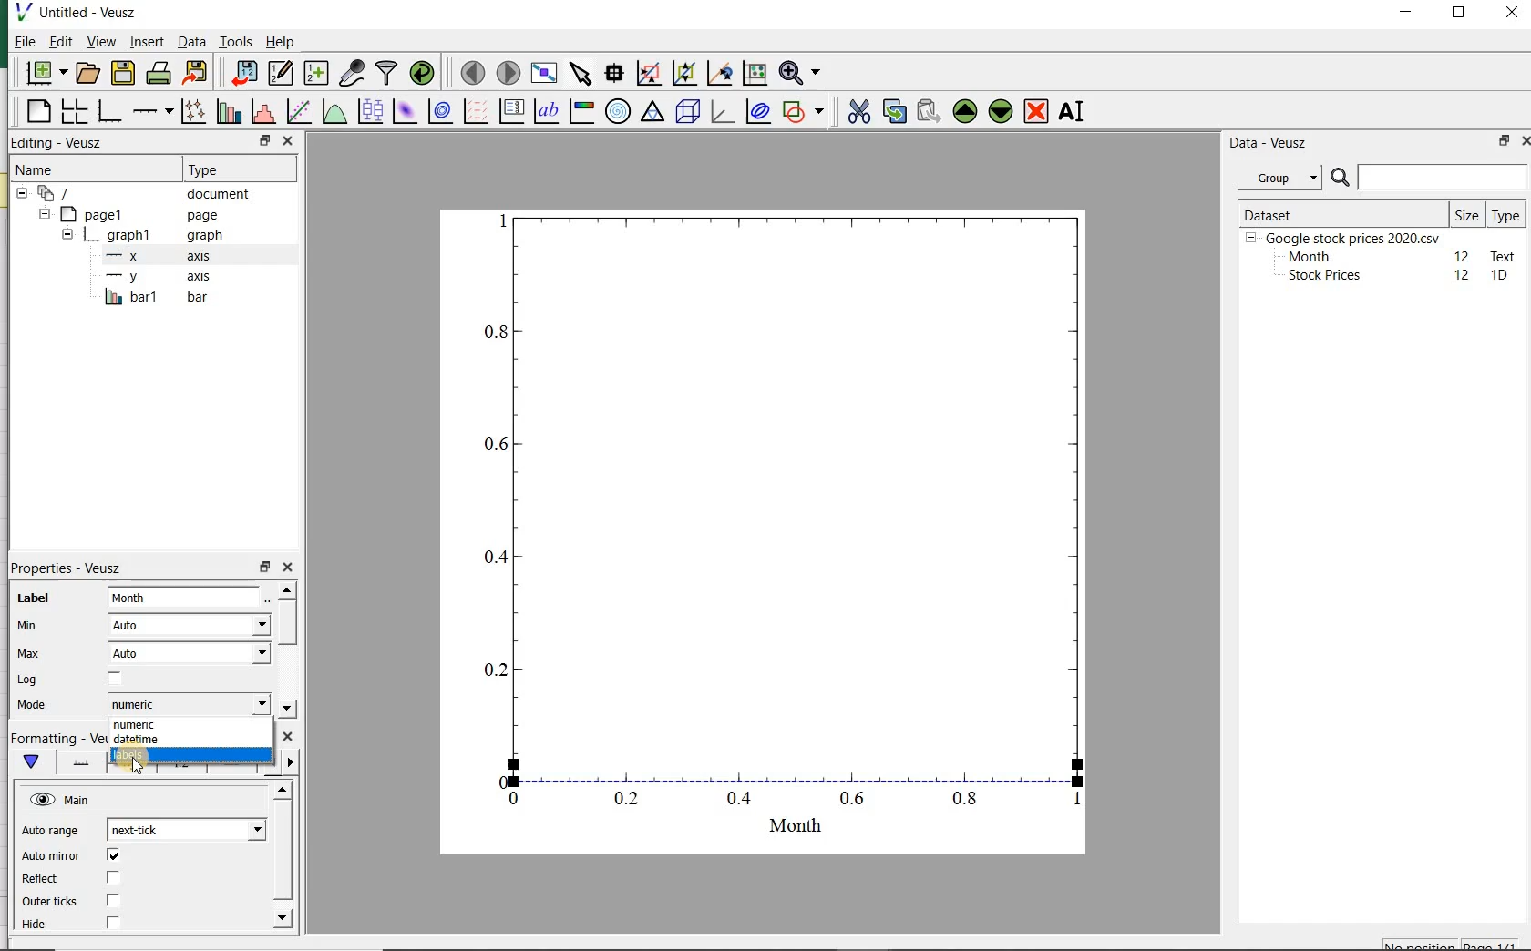 The image size is (1531, 951). What do you see at coordinates (132, 215) in the screenshot?
I see `page1` at bounding box center [132, 215].